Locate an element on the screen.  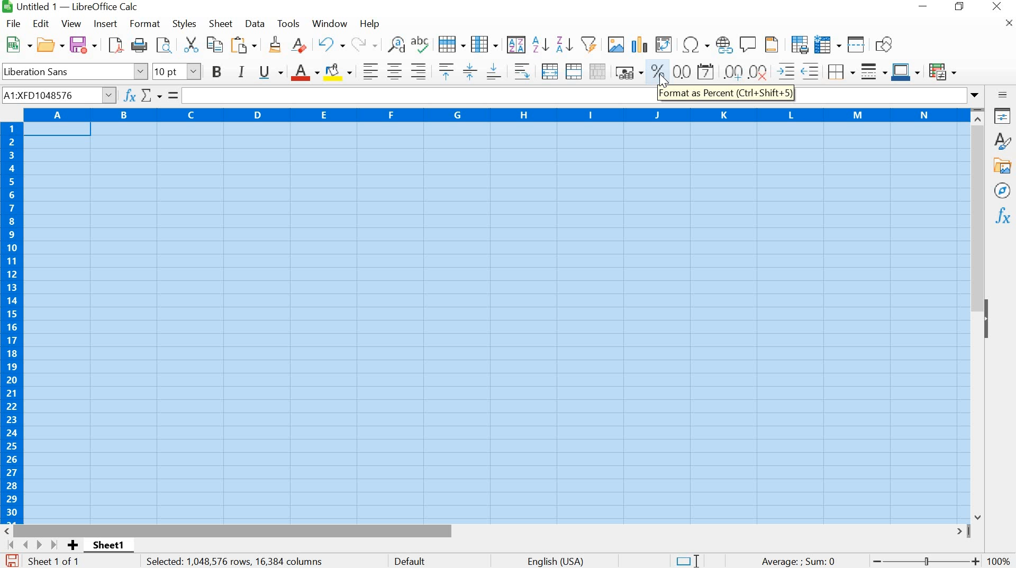
Sidebar settings is located at coordinates (1003, 95).